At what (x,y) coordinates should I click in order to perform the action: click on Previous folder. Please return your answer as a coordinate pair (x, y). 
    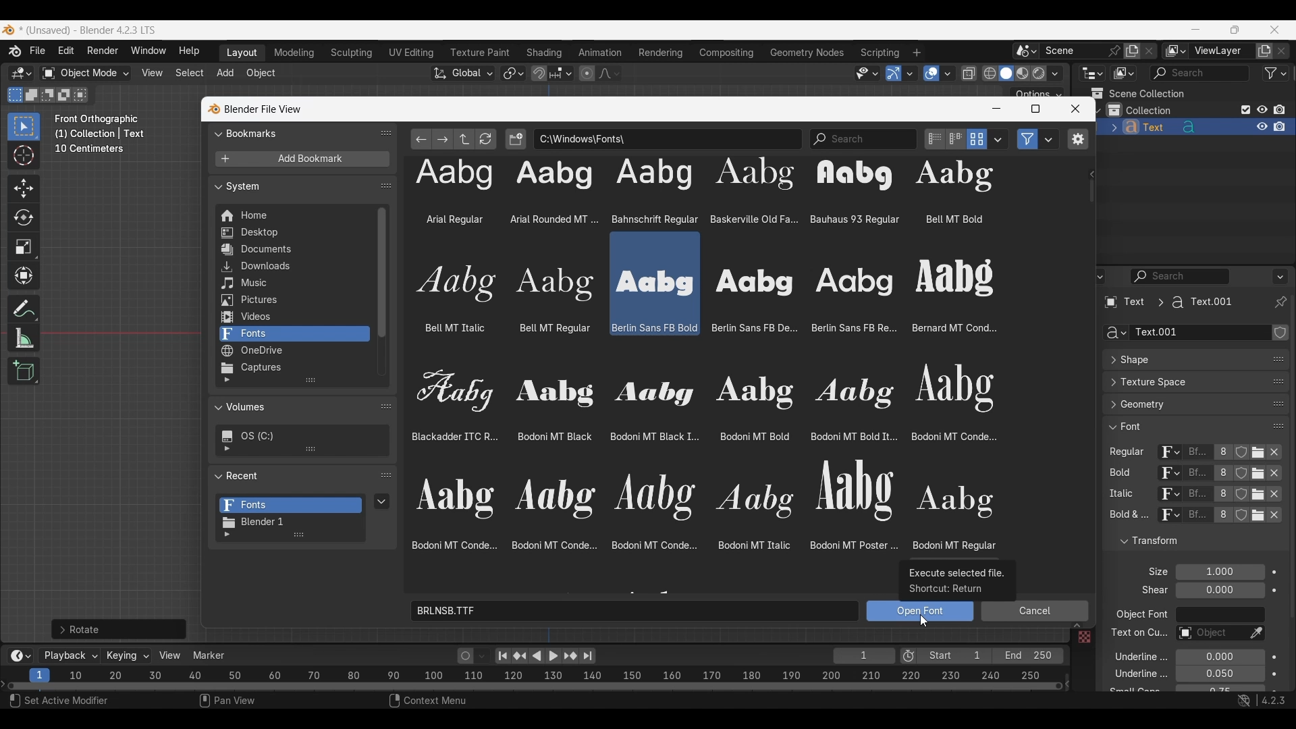
    Looking at the image, I should click on (422, 139).